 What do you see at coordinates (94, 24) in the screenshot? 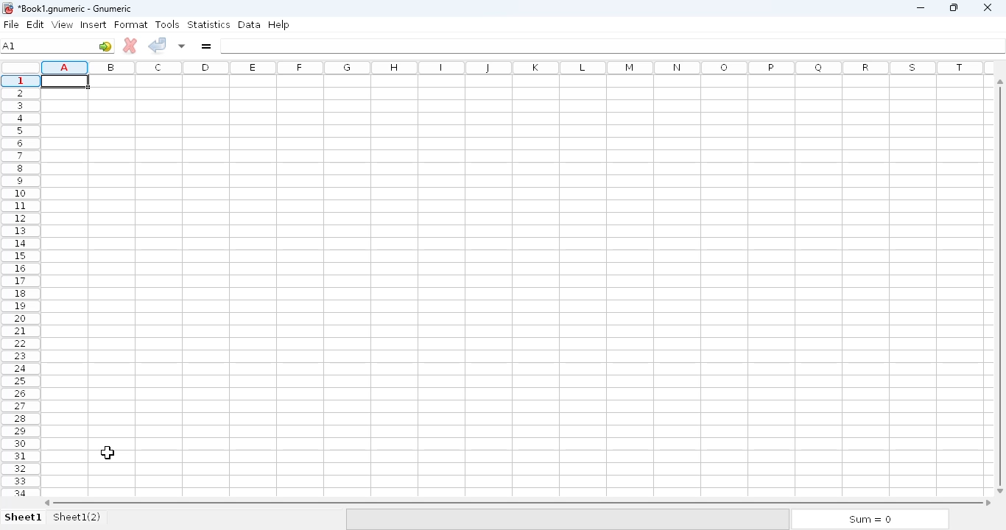
I see `insert` at bounding box center [94, 24].